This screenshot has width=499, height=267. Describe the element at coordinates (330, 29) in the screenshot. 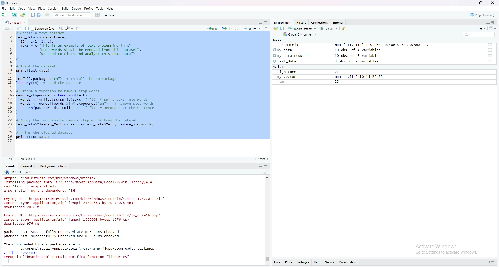

I see `399MB` at that location.